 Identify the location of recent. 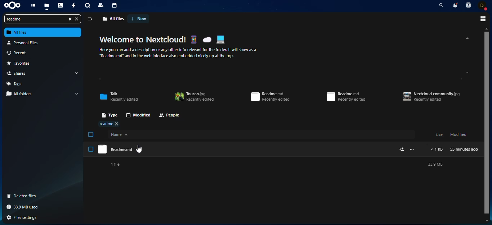
(21, 53).